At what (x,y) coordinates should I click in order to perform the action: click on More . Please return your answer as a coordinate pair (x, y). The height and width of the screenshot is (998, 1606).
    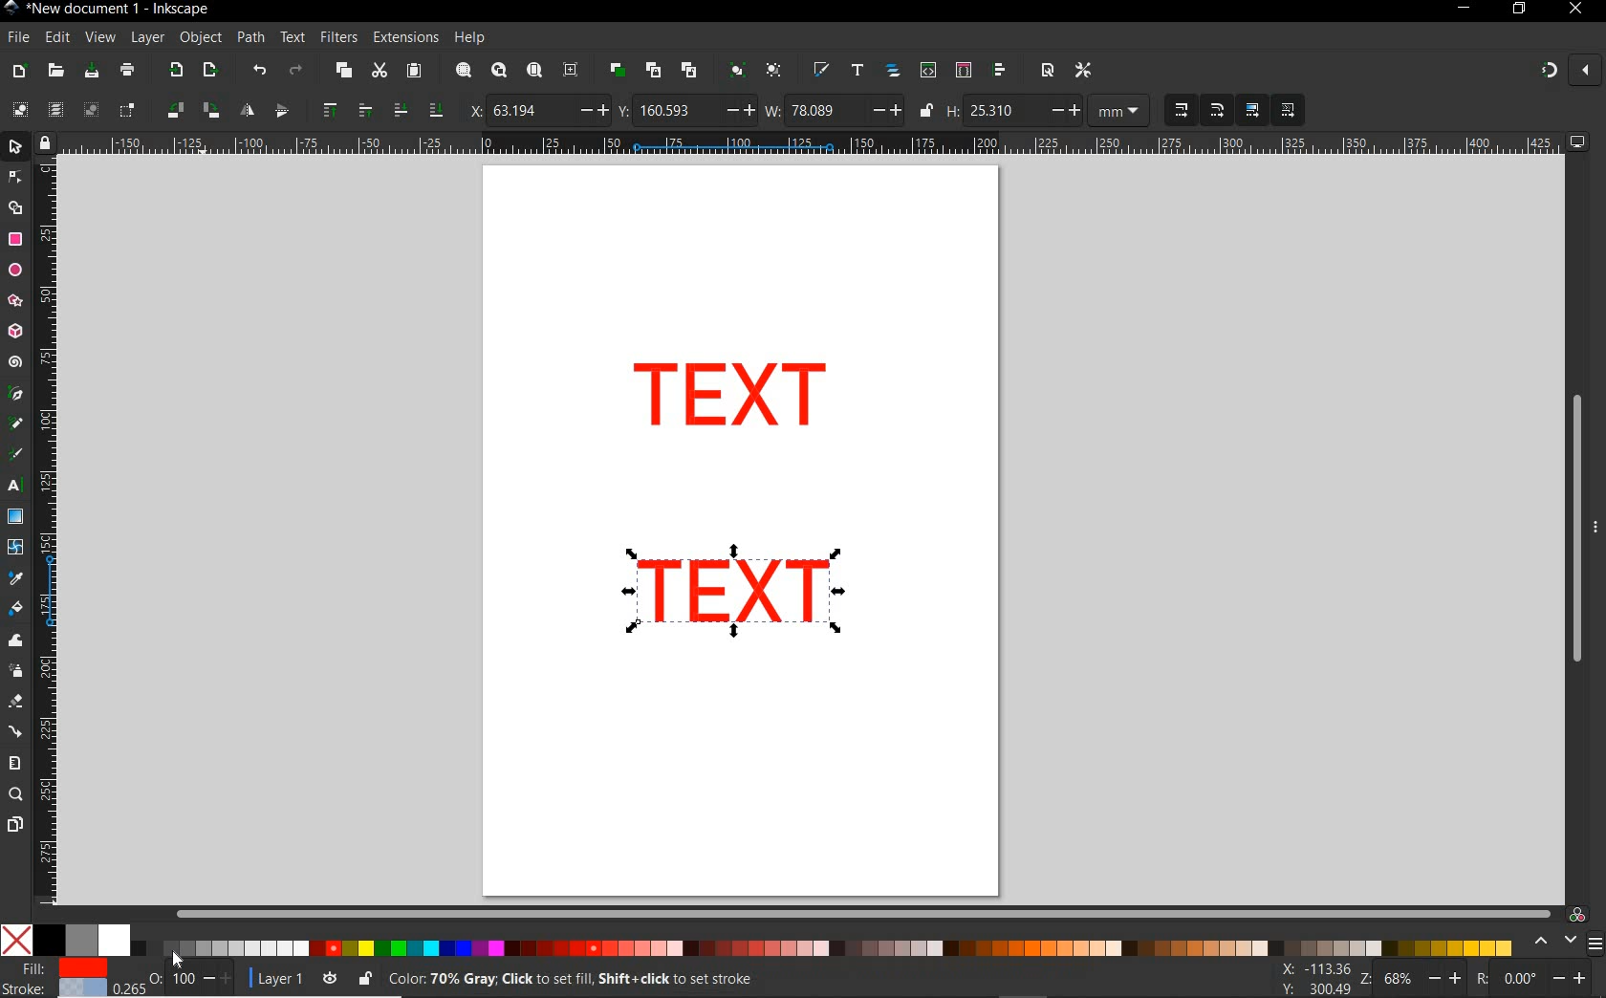
    Looking at the image, I should click on (1595, 534).